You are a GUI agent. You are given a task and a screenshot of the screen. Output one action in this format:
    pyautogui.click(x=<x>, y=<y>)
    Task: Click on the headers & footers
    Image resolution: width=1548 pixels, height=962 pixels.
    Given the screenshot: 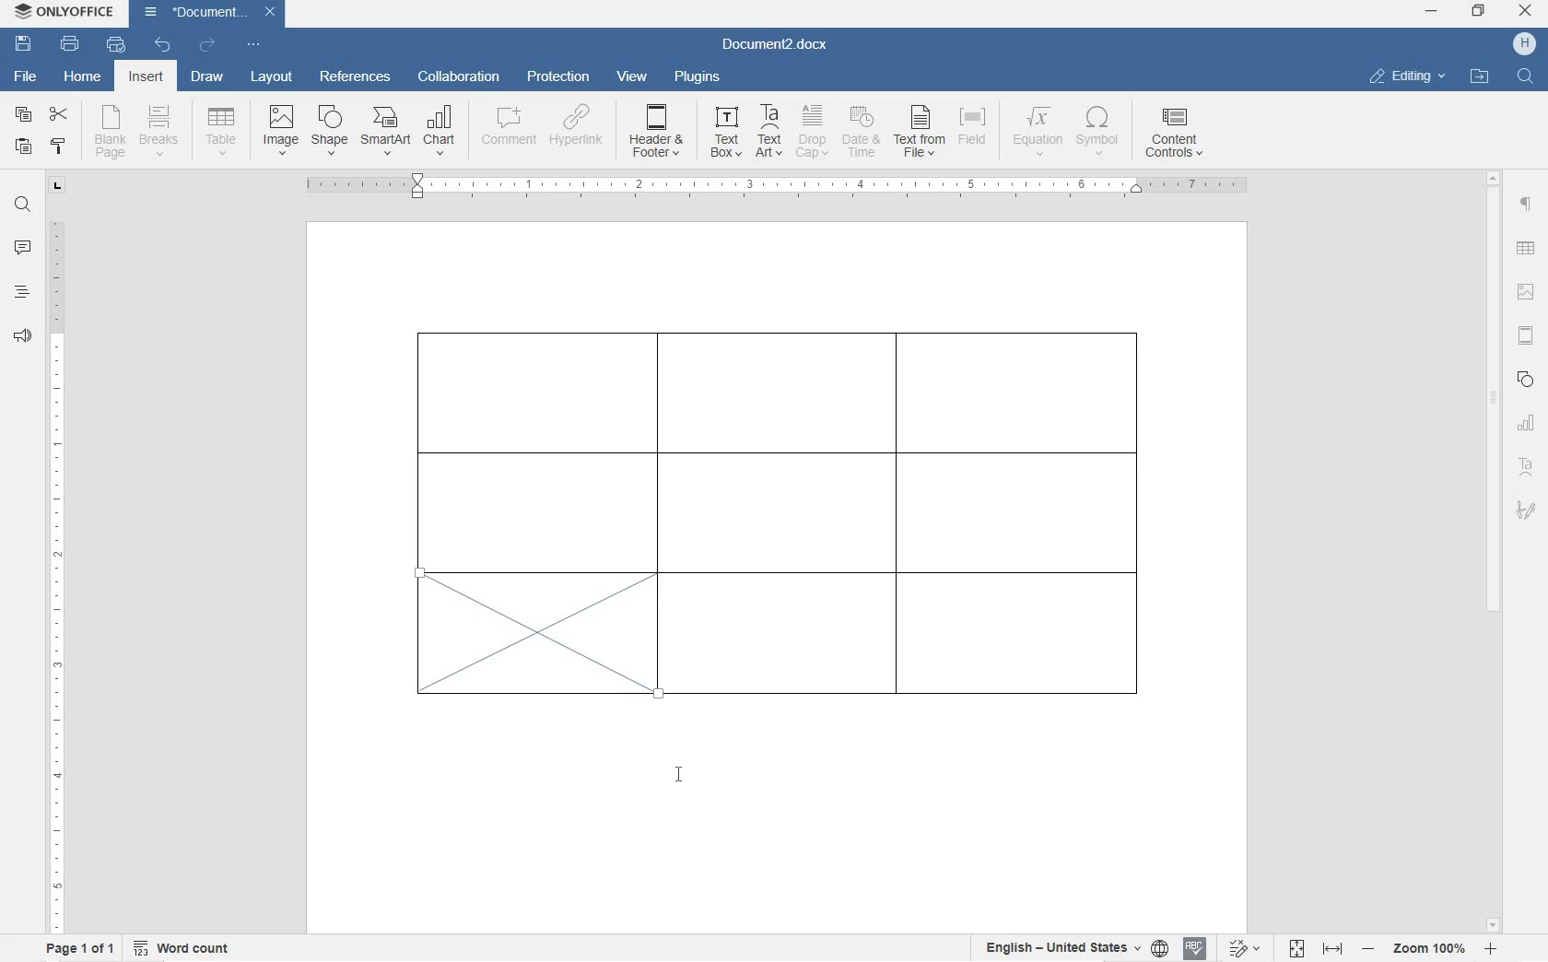 What is the action you would take?
    pyautogui.click(x=1527, y=337)
    